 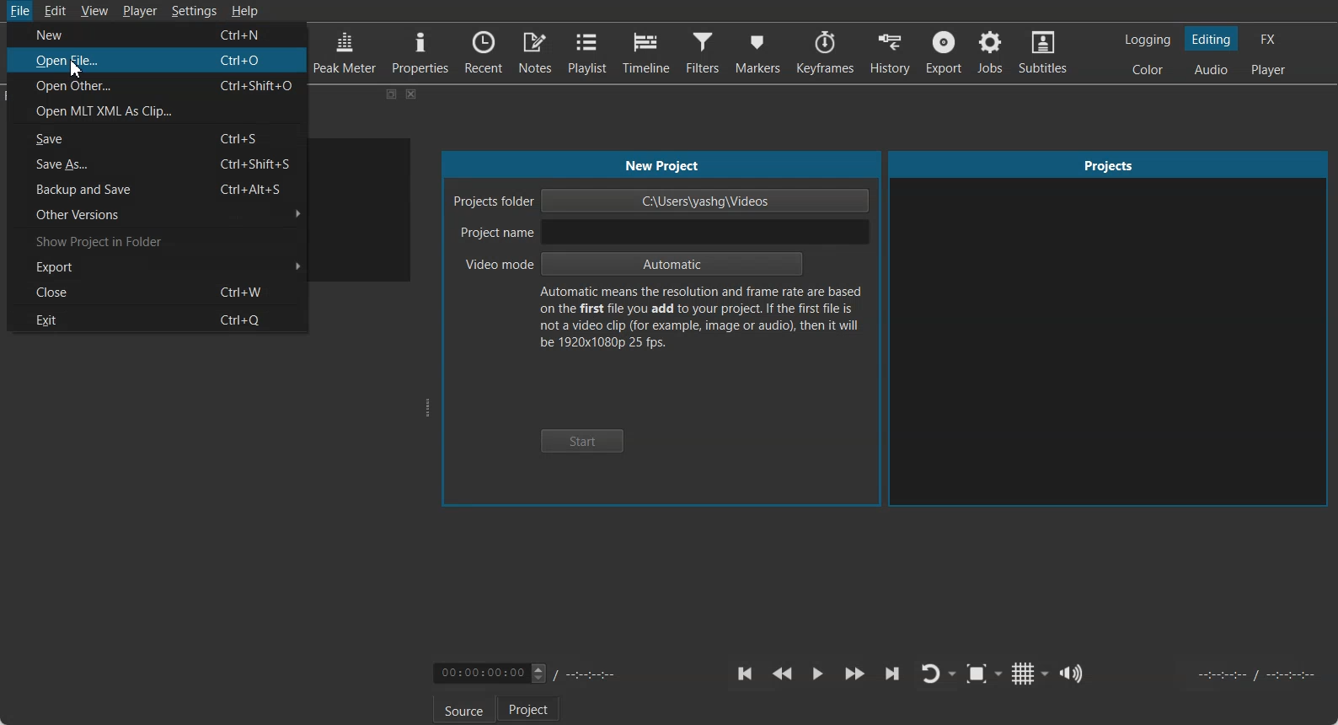 What do you see at coordinates (243, 139) in the screenshot?
I see `Ctrl+S` at bounding box center [243, 139].